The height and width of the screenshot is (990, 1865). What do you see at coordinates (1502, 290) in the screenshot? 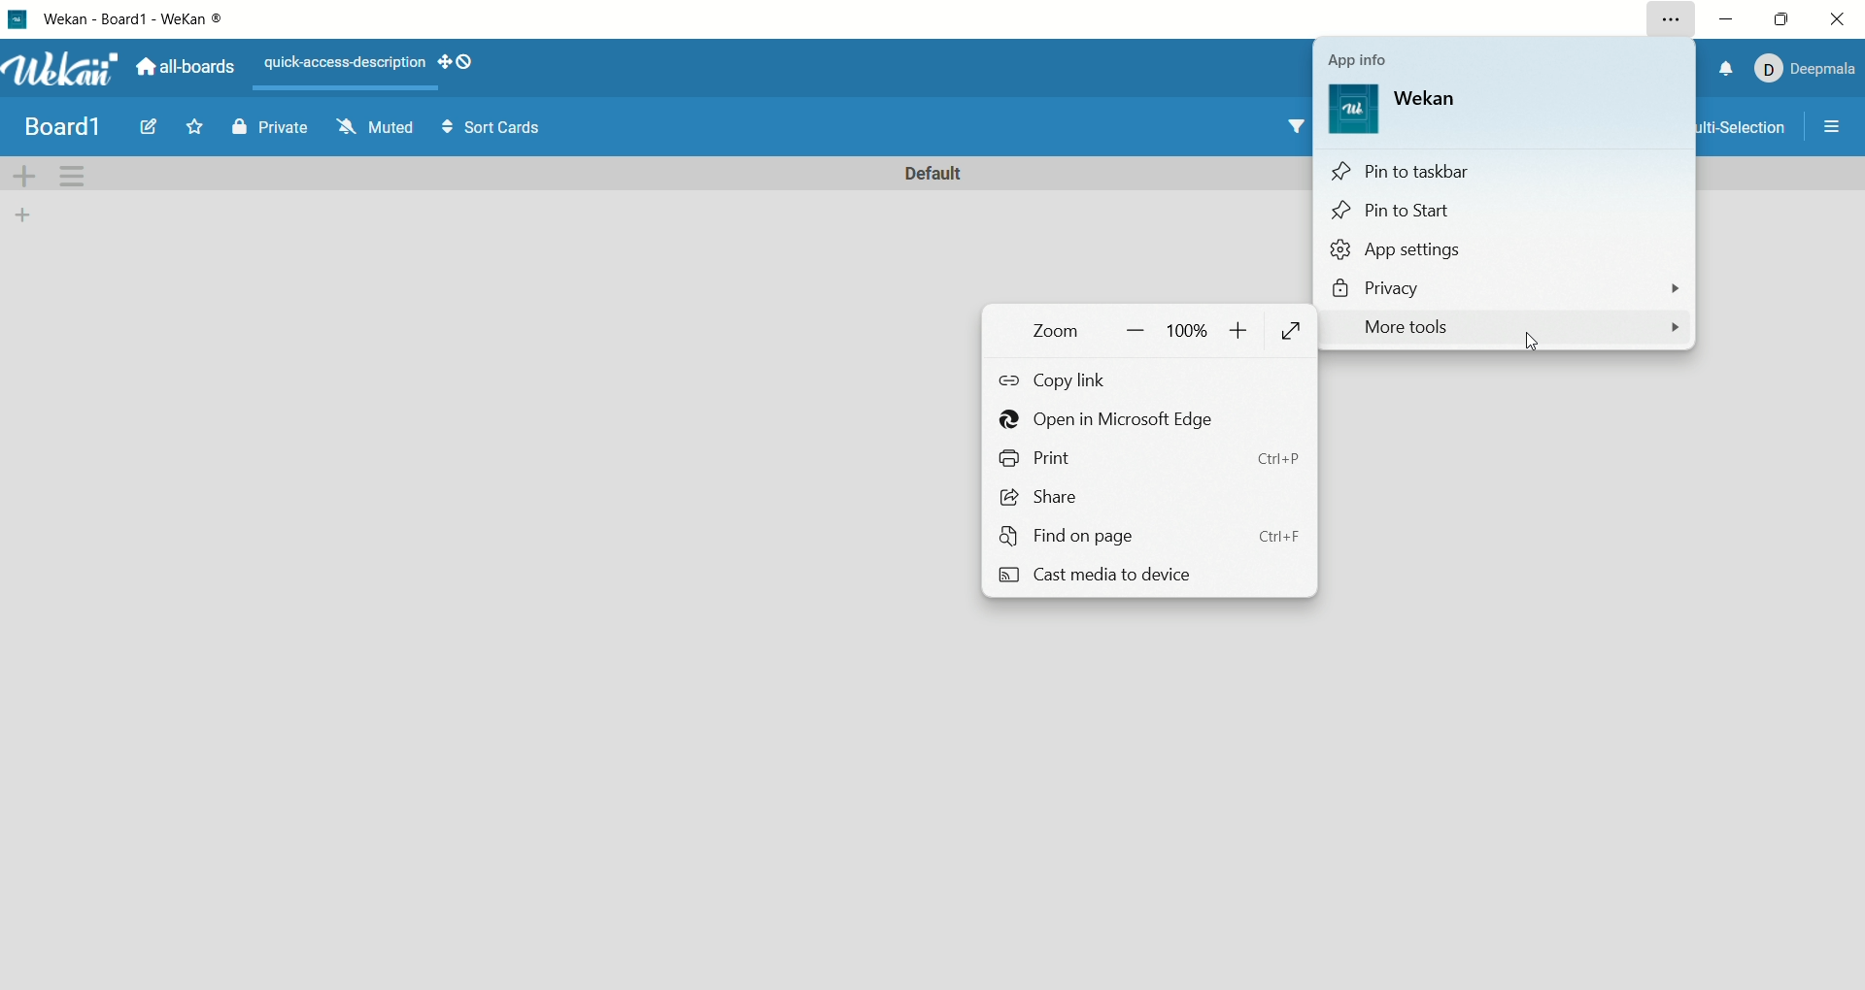
I see `privacy` at bounding box center [1502, 290].